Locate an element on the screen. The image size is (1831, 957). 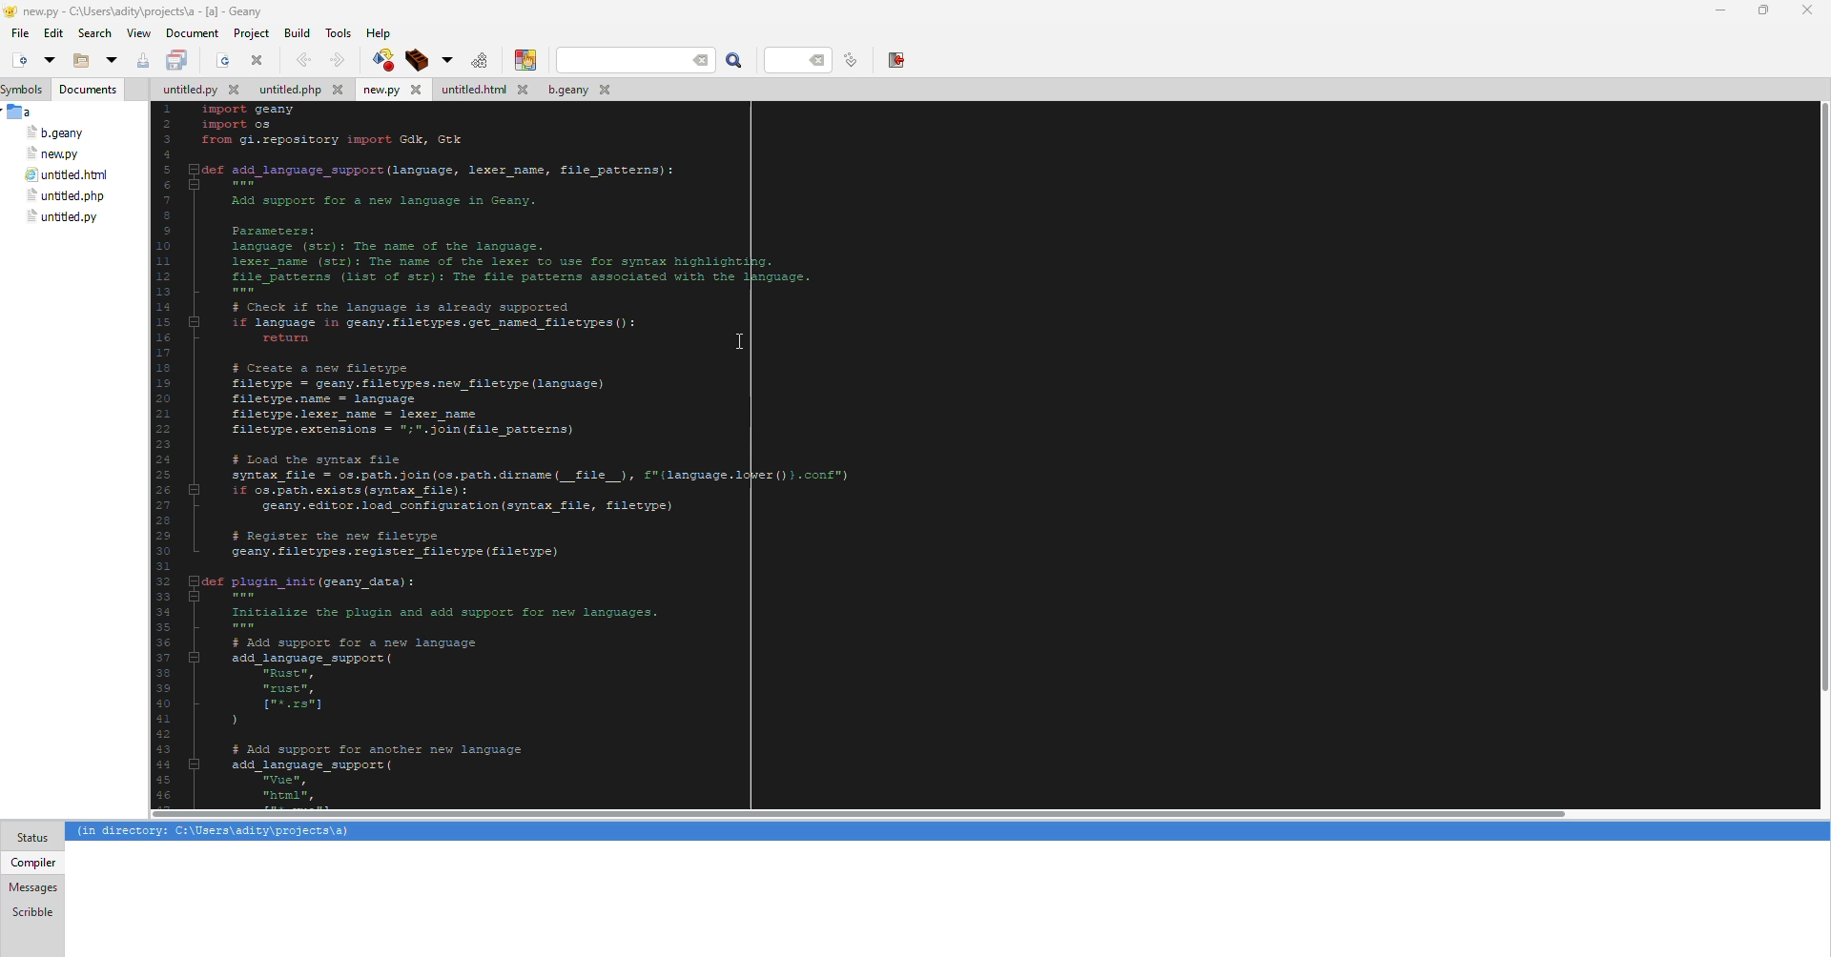
symbols is located at coordinates (22, 90).